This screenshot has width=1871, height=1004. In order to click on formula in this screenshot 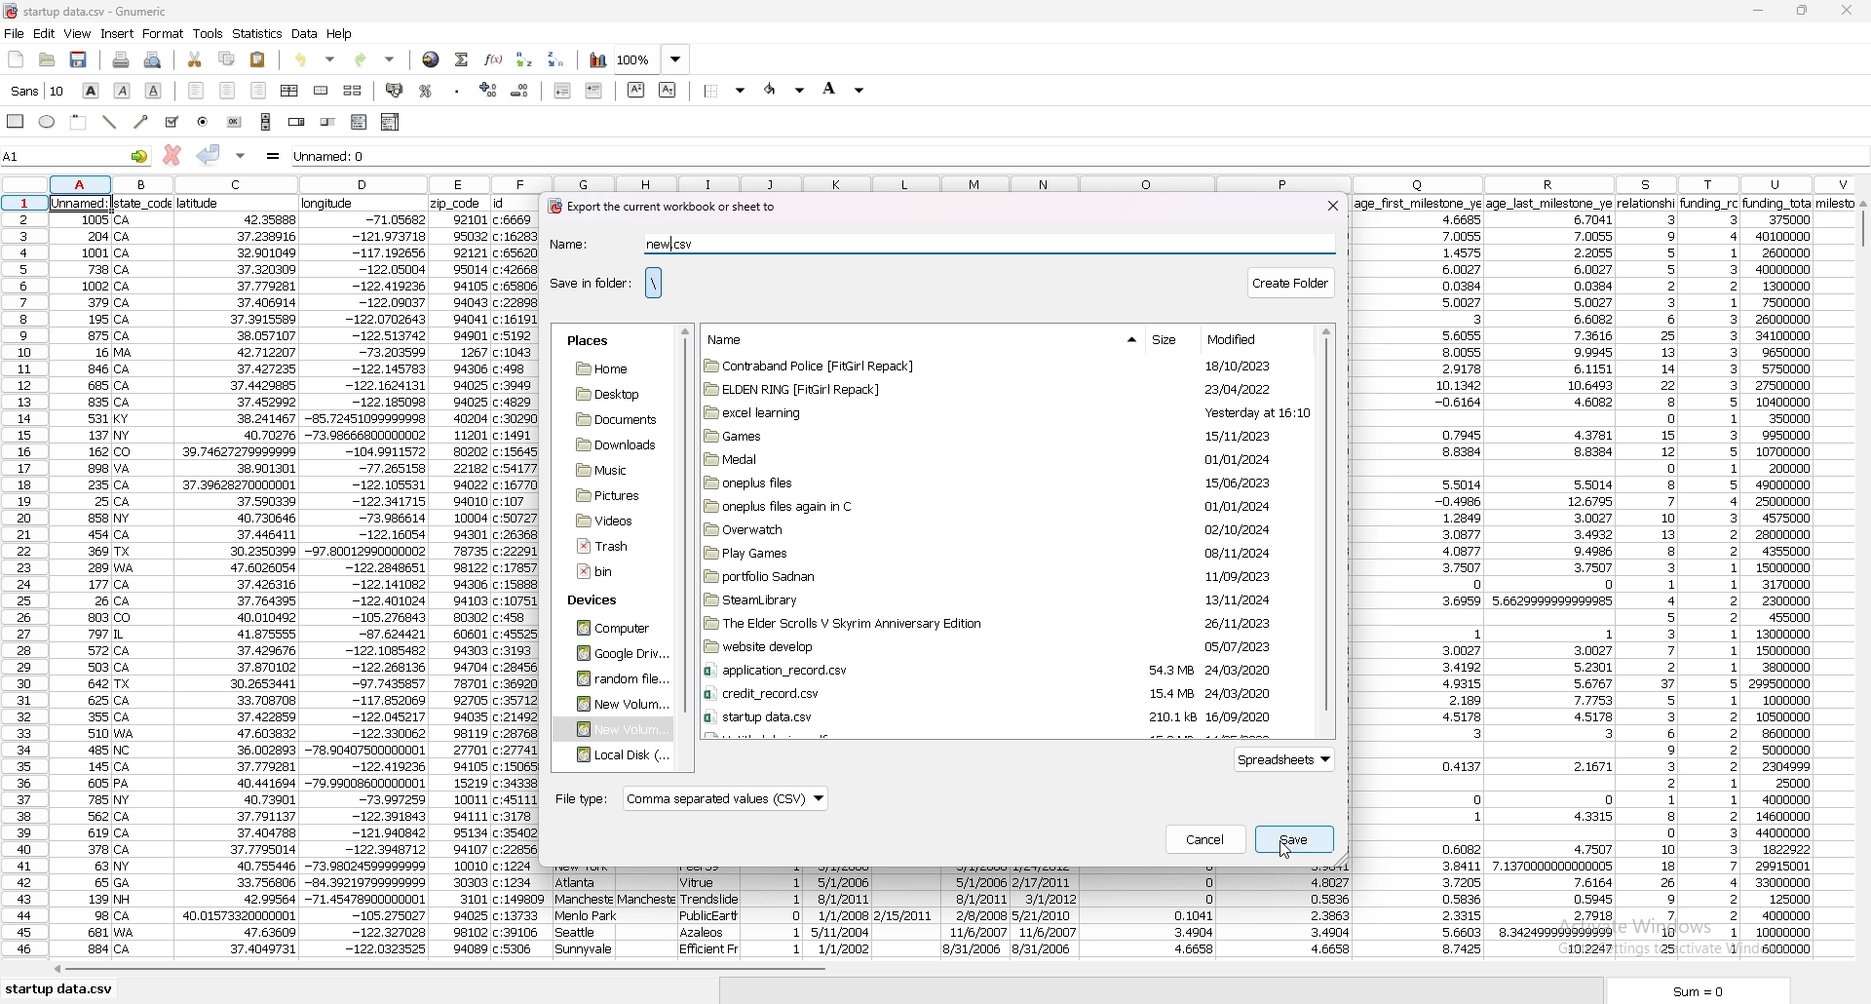, I will do `click(274, 156)`.